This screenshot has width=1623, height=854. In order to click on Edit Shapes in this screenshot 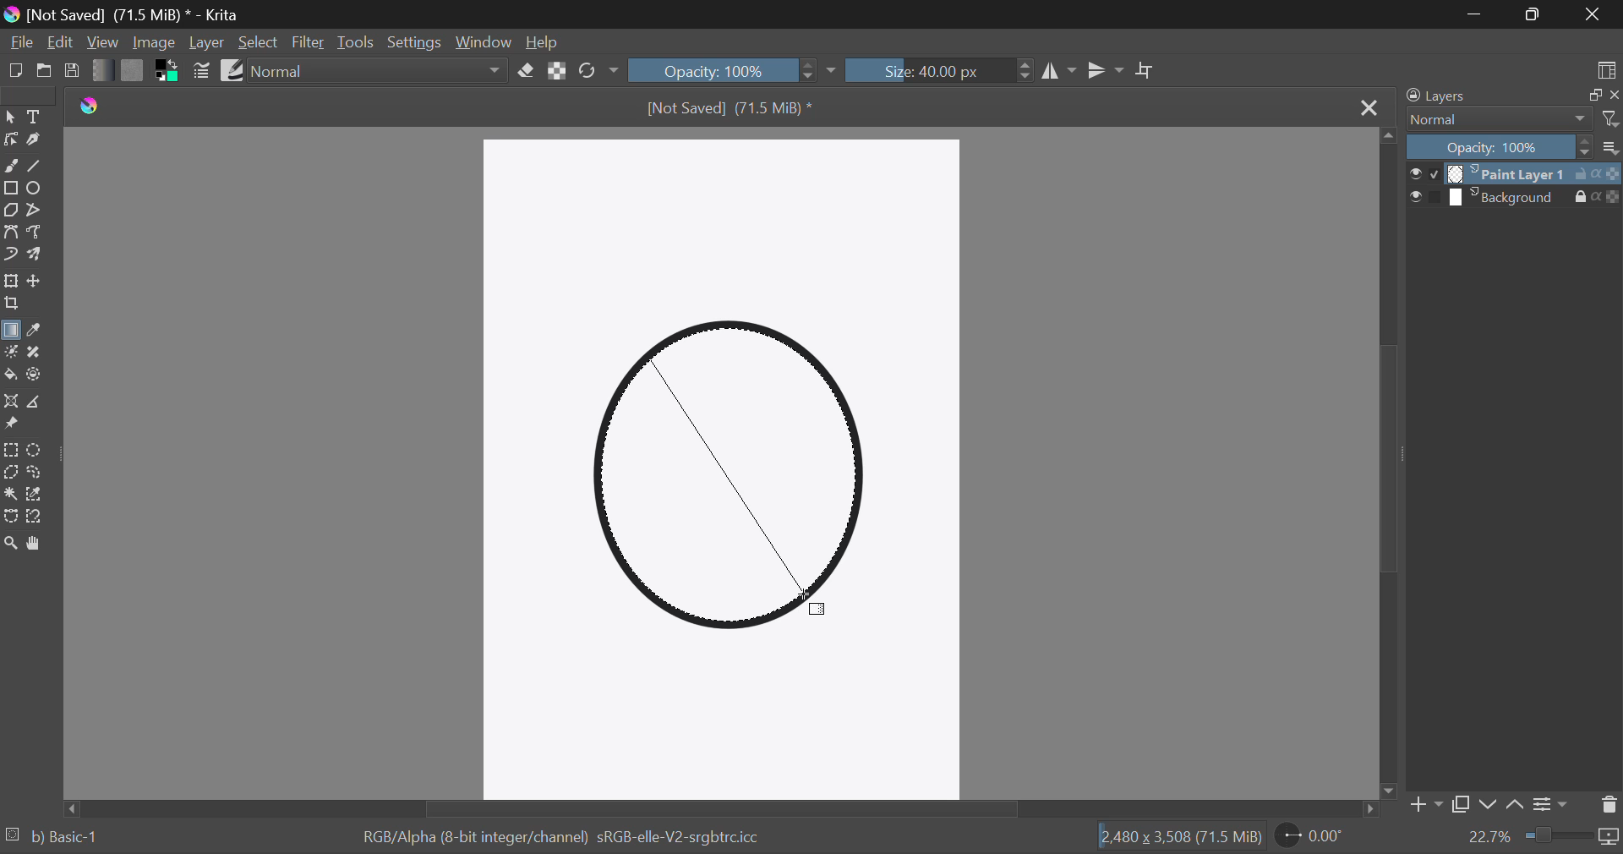, I will do `click(10, 141)`.